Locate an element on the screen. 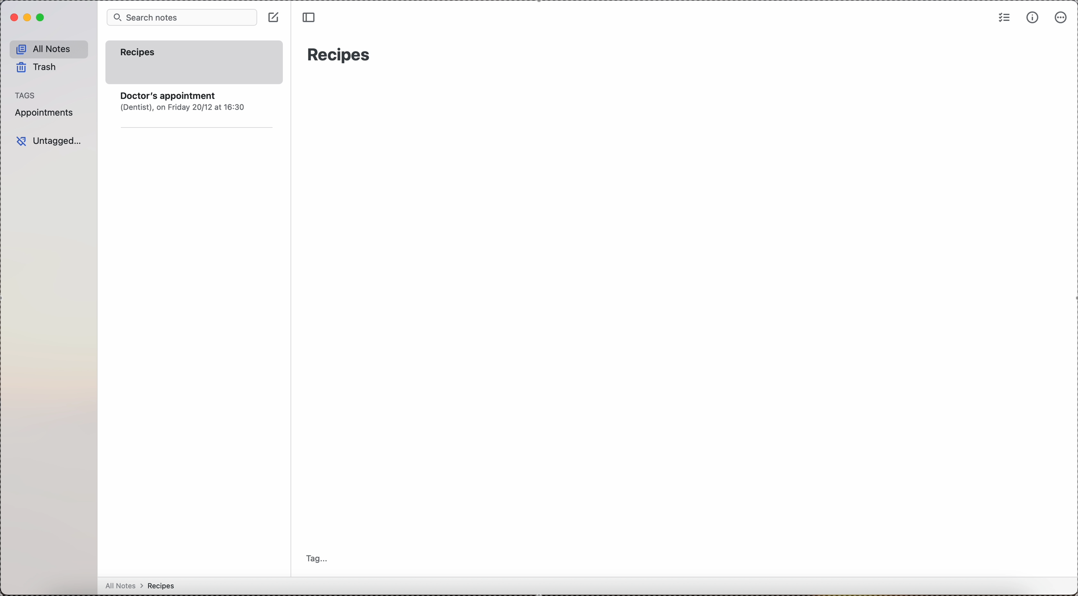  toggle sidebar is located at coordinates (308, 16).